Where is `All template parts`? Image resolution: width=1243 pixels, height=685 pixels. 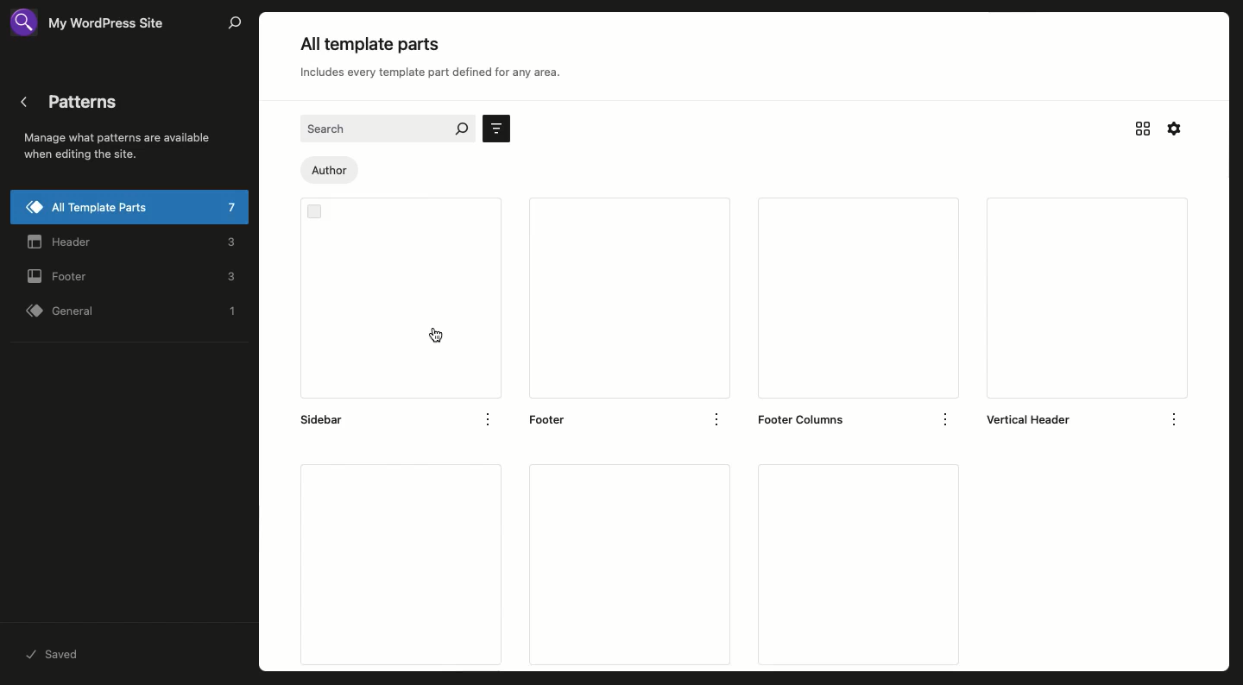
All template parts is located at coordinates (439, 60).